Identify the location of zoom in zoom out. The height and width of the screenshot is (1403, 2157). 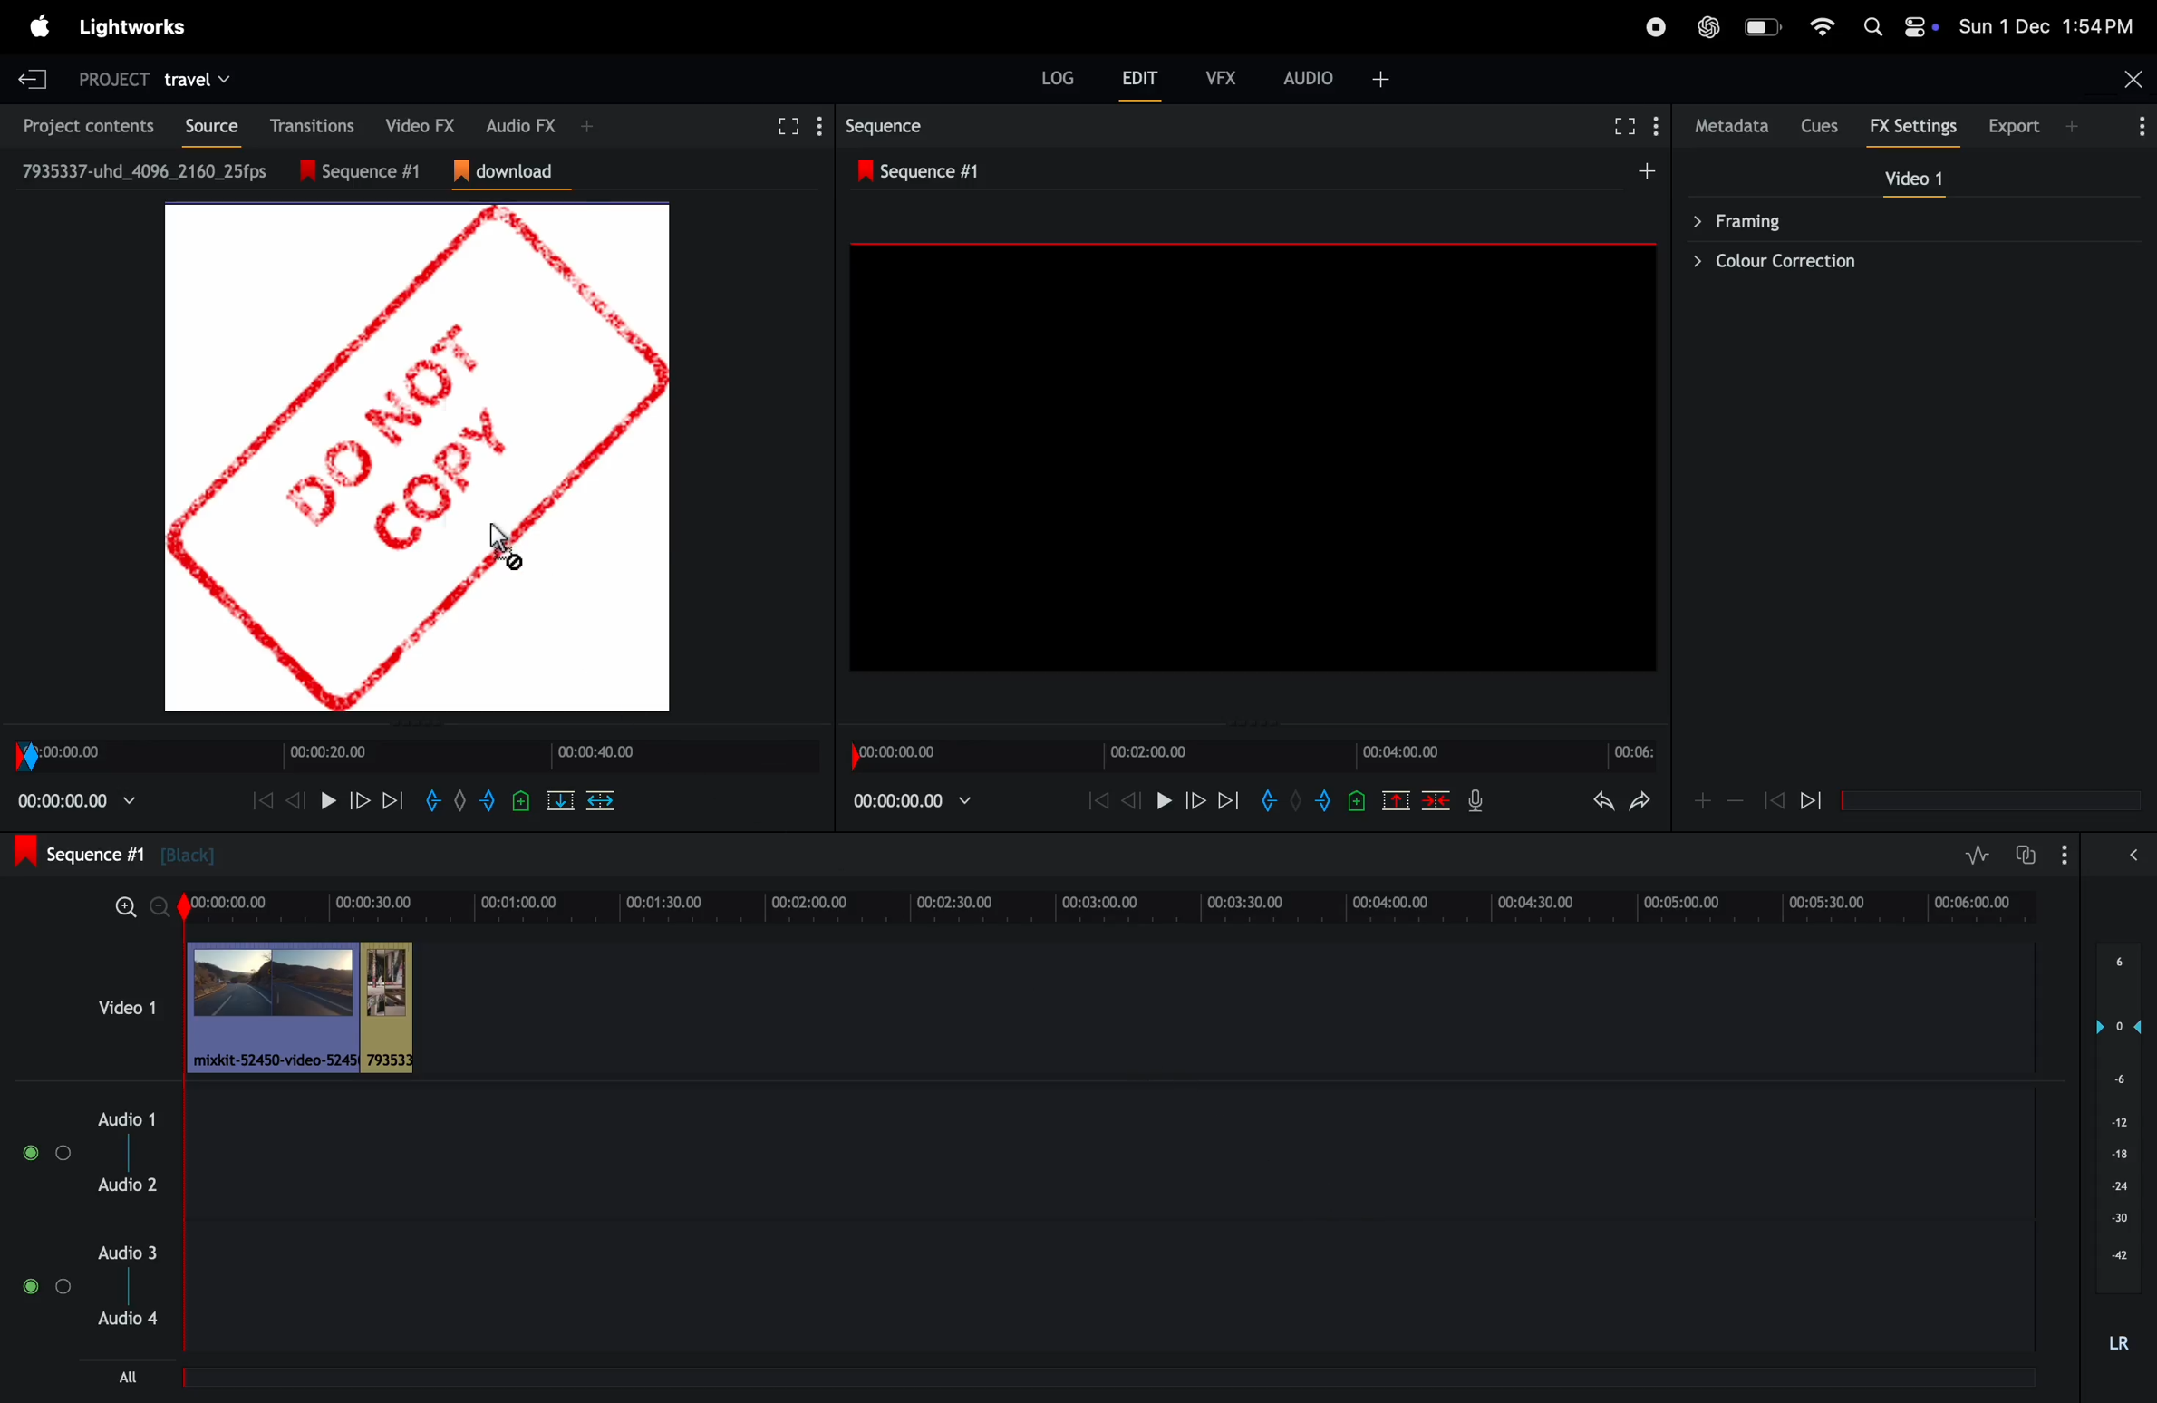
(1736, 799).